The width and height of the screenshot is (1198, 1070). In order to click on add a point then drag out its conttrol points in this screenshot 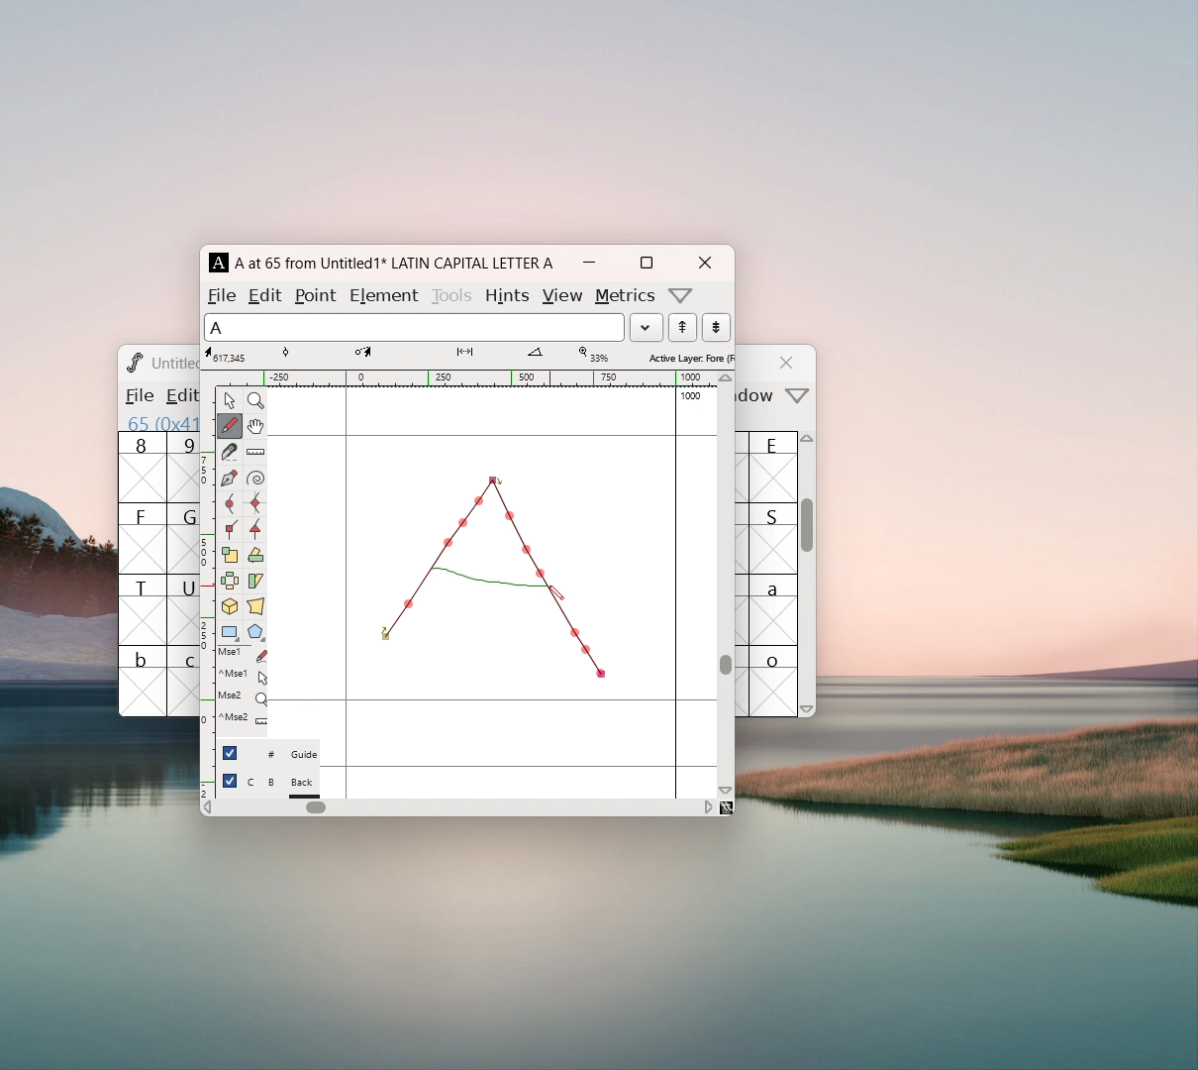, I will do `click(229, 480)`.